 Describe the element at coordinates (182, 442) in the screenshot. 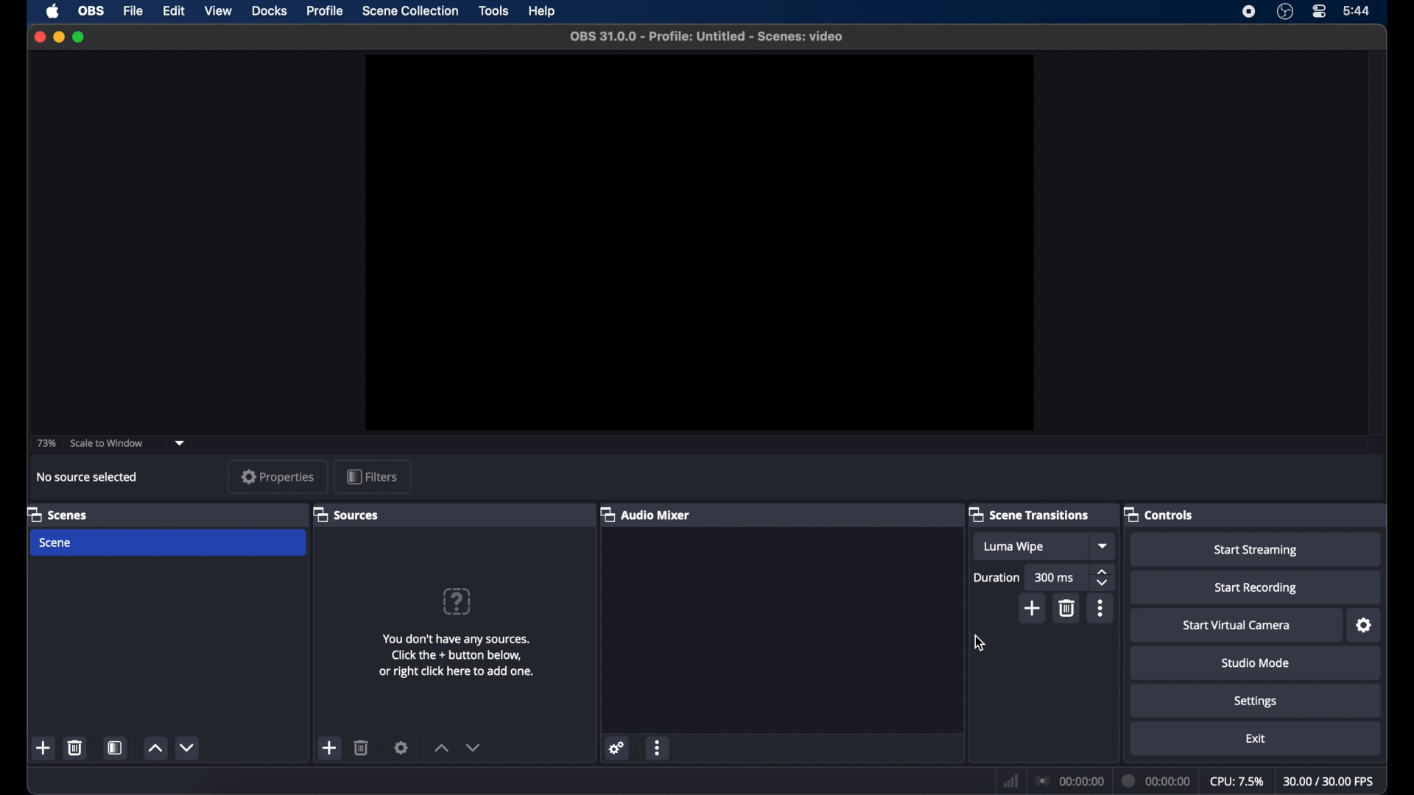

I see `dropdown` at that location.